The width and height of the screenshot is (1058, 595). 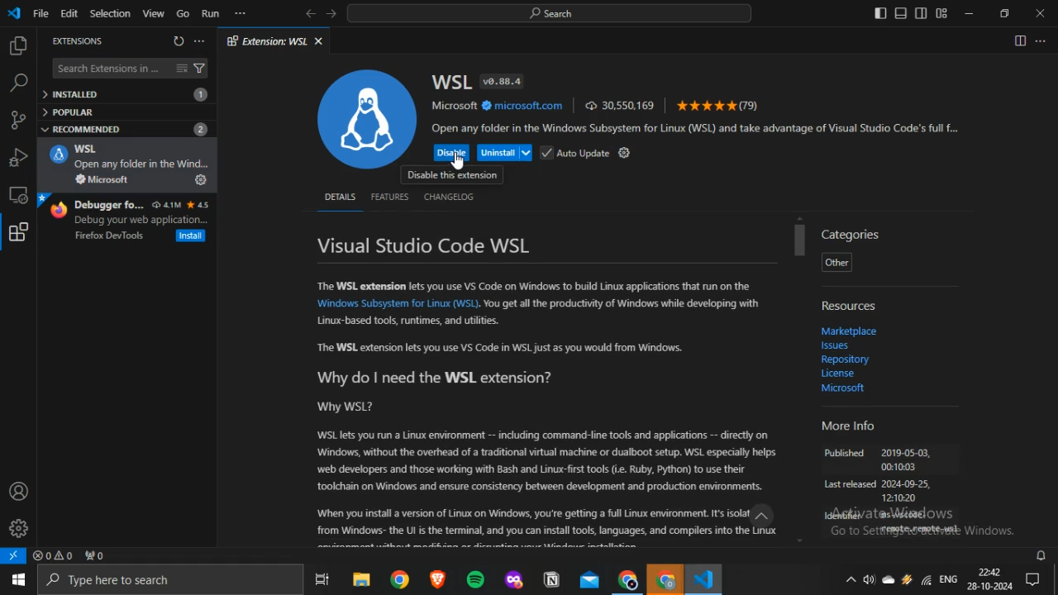 What do you see at coordinates (73, 112) in the screenshot?
I see `POPULAR` at bounding box center [73, 112].